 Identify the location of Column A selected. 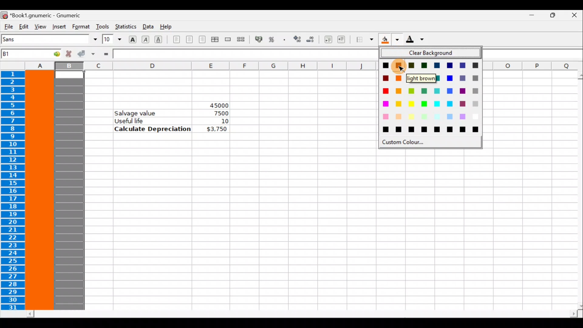
(40, 190).